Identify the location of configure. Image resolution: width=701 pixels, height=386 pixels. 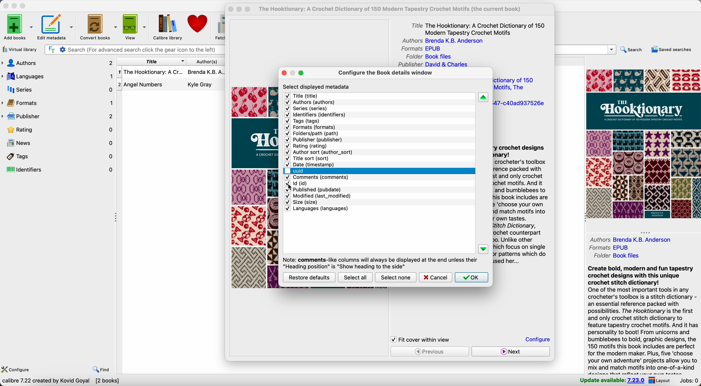
(15, 370).